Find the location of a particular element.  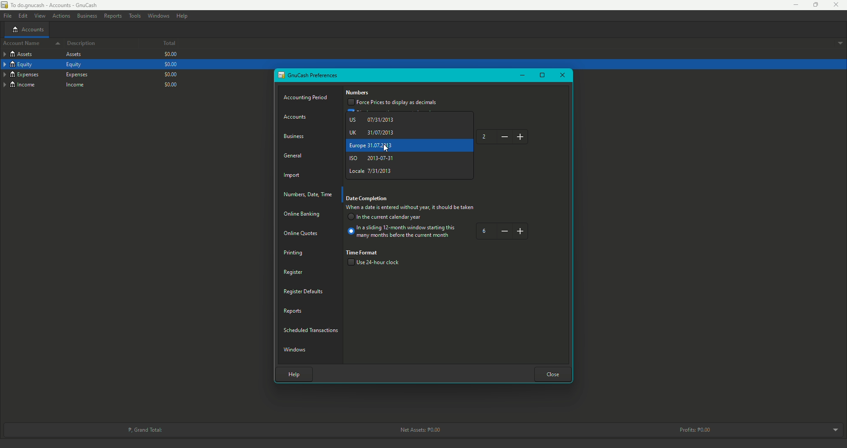

ISO is located at coordinates (372, 159).